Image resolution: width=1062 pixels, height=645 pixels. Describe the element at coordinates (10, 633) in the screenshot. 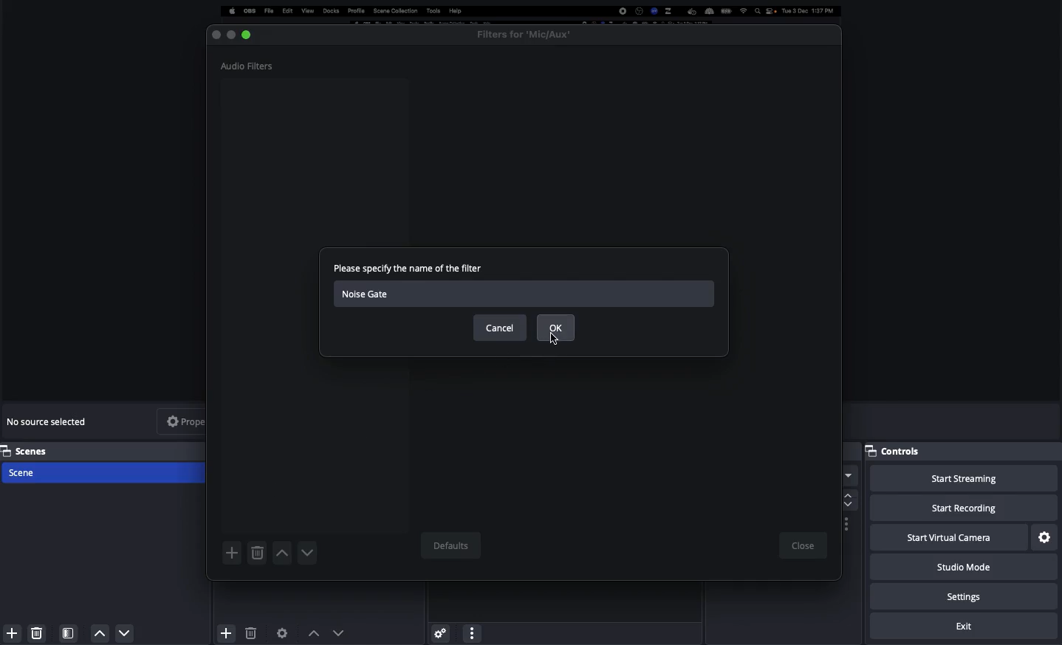

I see `Add` at that location.